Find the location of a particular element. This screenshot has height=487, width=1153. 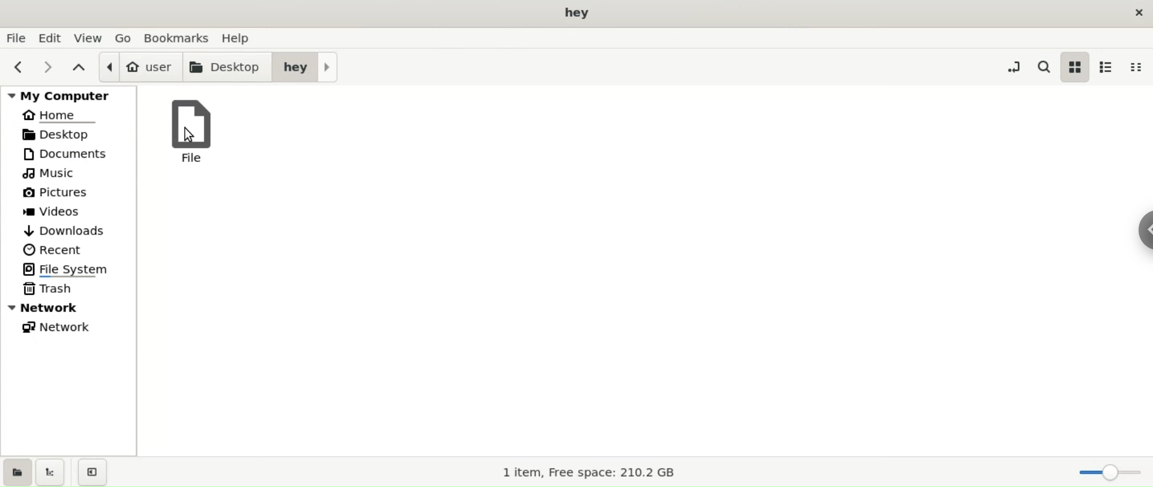

toggle location entry is located at coordinates (1009, 68).